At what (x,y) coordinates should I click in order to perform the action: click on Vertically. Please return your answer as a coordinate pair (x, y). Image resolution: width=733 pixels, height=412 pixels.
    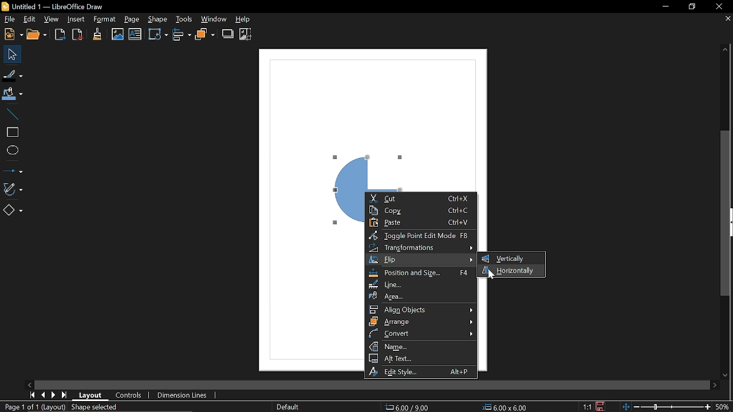
    Looking at the image, I should click on (507, 259).